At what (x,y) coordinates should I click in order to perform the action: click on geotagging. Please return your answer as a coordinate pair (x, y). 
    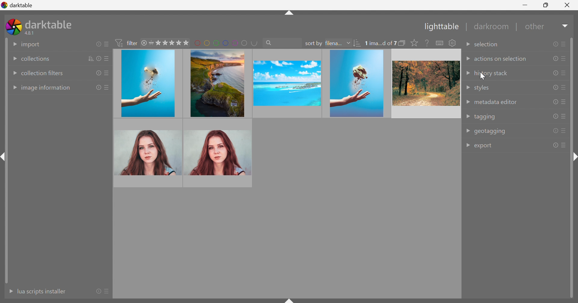
    Looking at the image, I should click on (490, 132).